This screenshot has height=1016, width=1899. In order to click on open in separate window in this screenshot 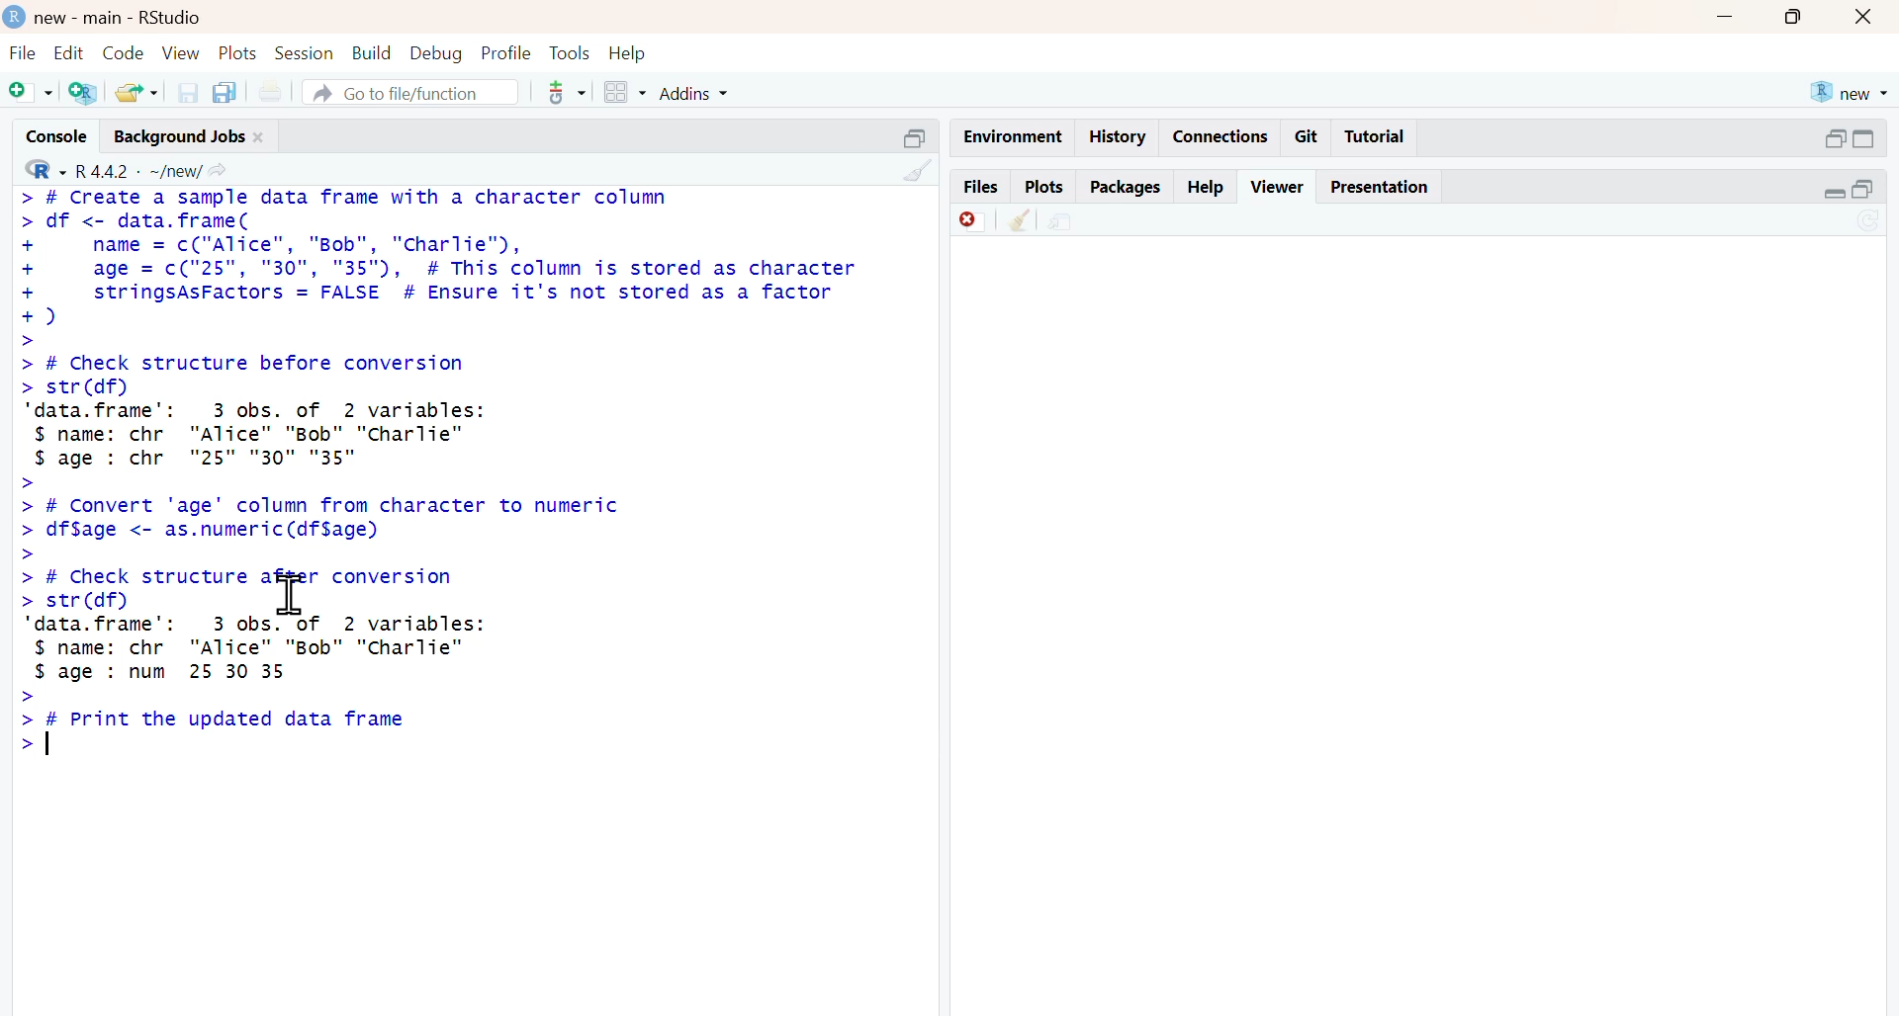, I will do `click(1862, 190)`.